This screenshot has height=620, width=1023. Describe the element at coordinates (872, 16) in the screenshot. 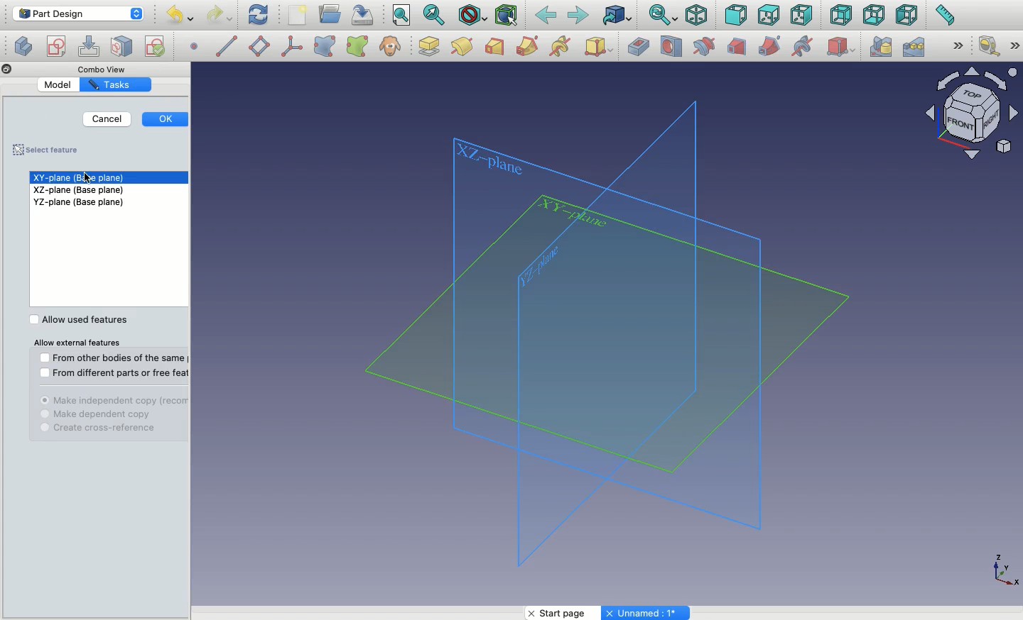

I see `Bottom` at that location.